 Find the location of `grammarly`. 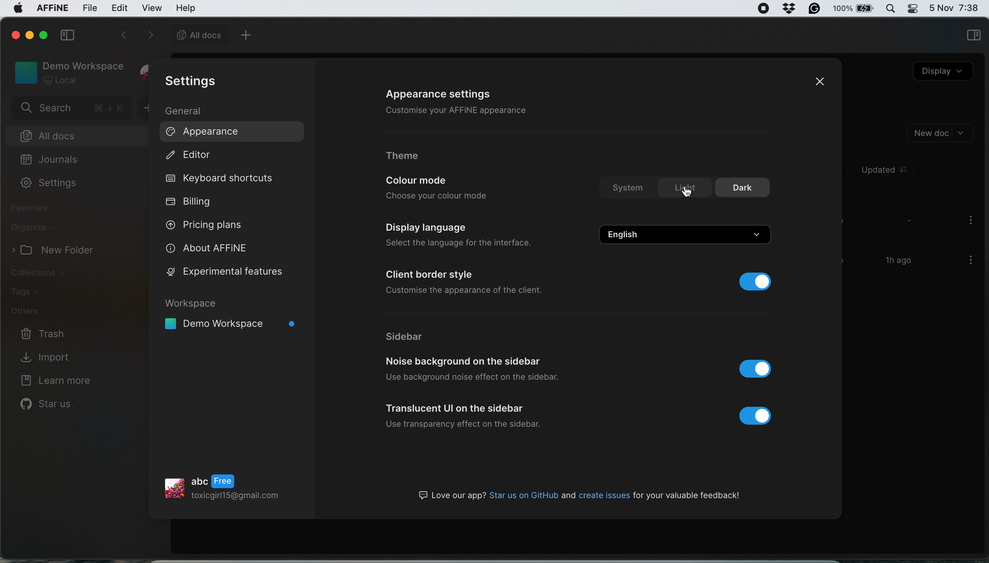

grammarly is located at coordinates (816, 9).